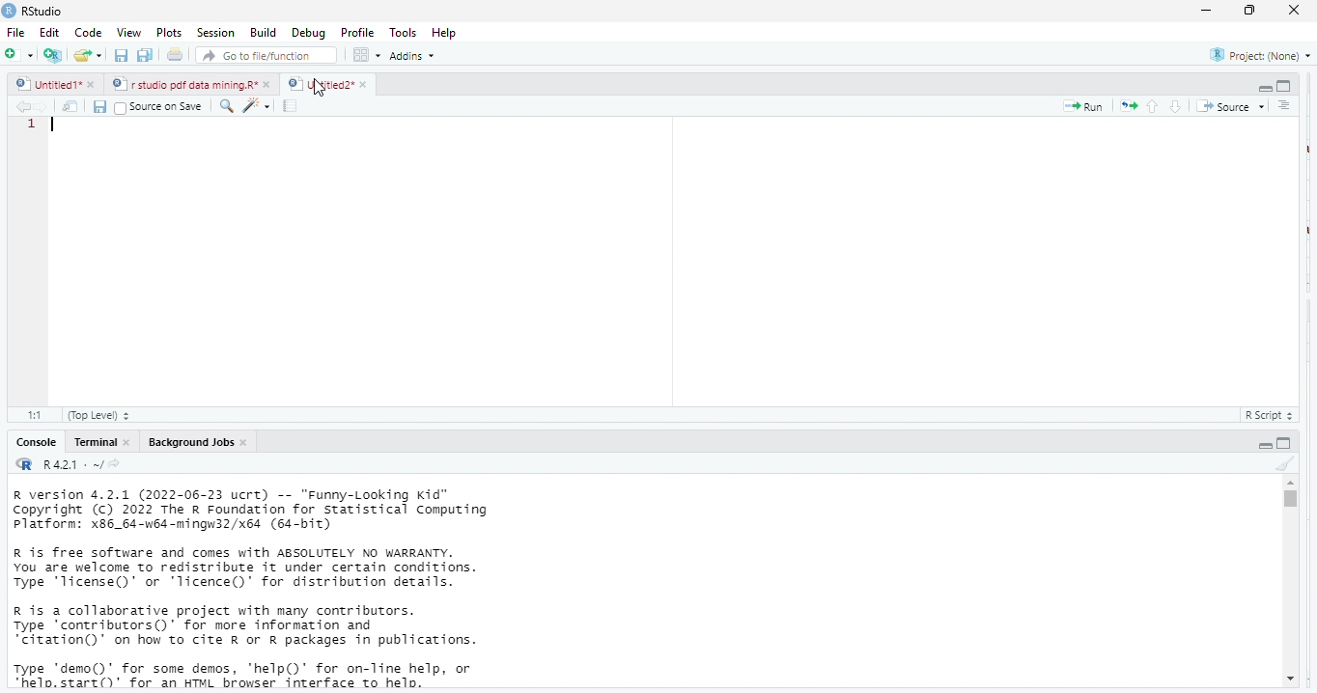 The image size is (1317, 693). I want to click on session, so click(214, 33).